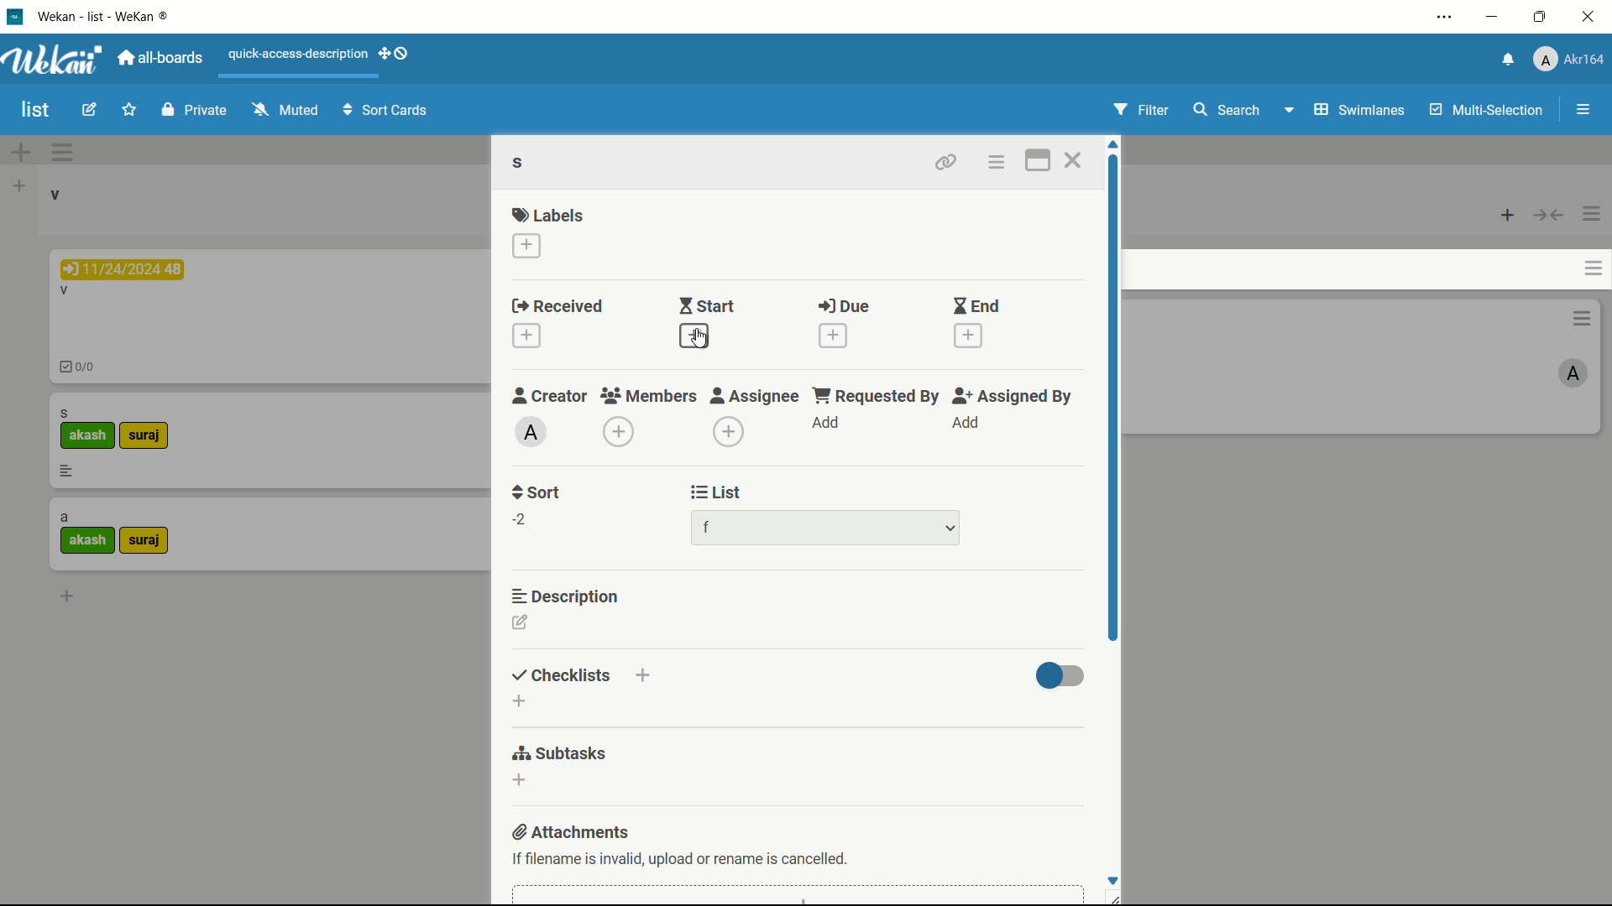  What do you see at coordinates (946, 162) in the screenshot?
I see `copy link to clipboard` at bounding box center [946, 162].